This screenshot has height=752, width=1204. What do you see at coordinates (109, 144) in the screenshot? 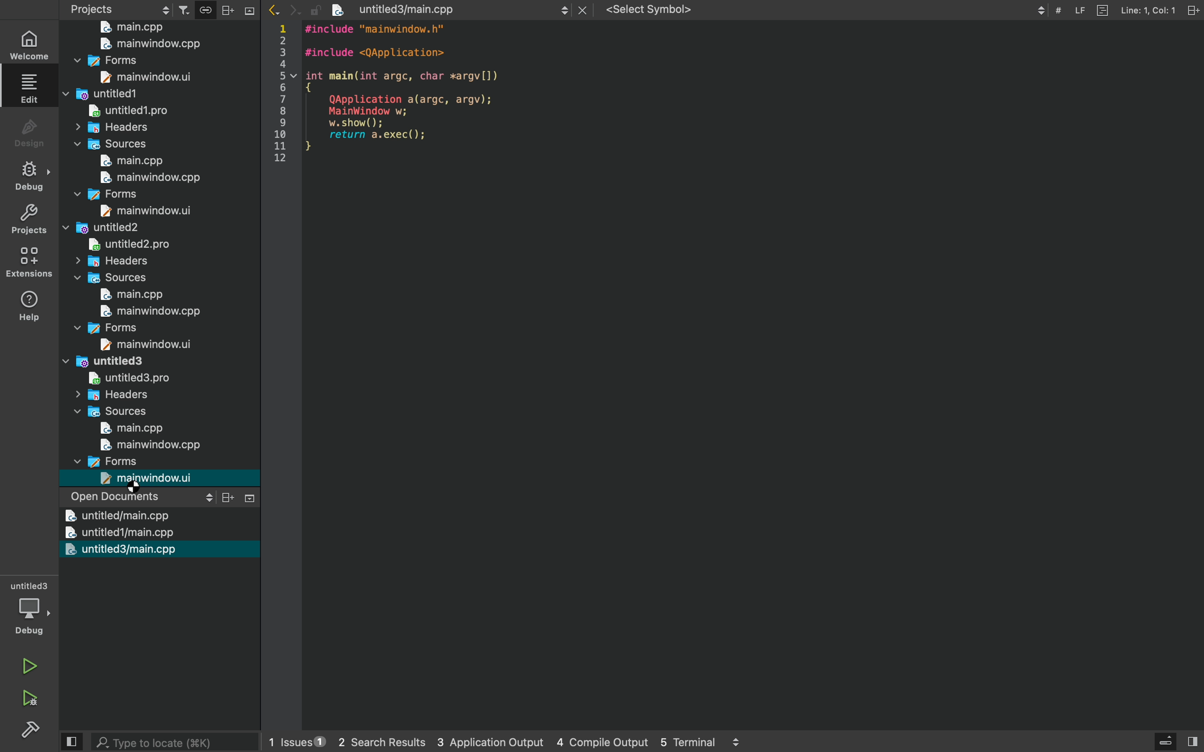
I see `Headers` at bounding box center [109, 144].